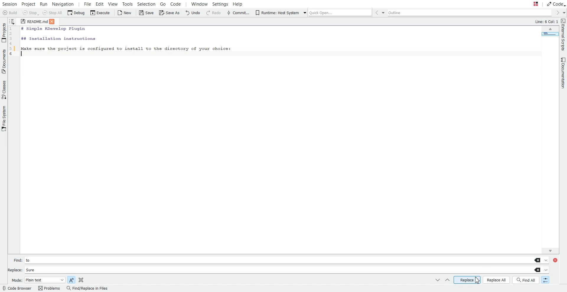 This screenshot has height=292, width=567. What do you see at coordinates (10, 13) in the screenshot?
I see `Build` at bounding box center [10, 13].